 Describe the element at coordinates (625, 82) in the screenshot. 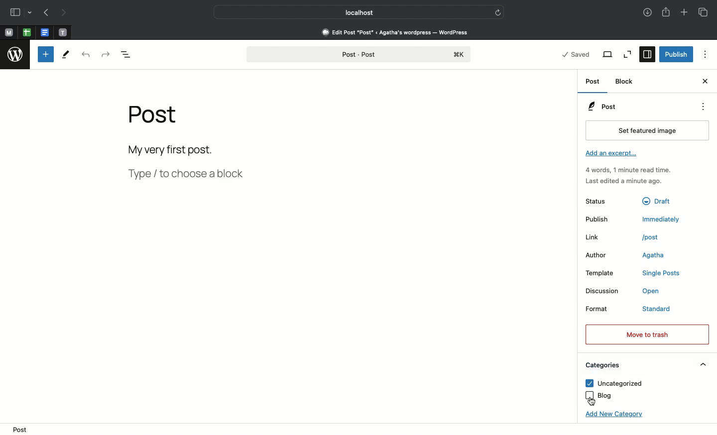

I see `Block` at that location.